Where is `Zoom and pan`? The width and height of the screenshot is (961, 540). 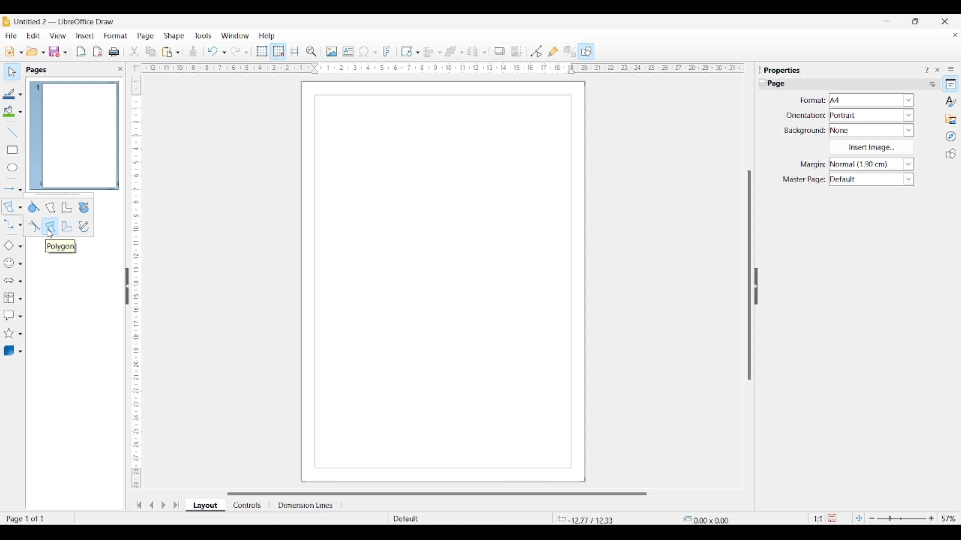 Zoom and pan is located at coordinates (311, 52).